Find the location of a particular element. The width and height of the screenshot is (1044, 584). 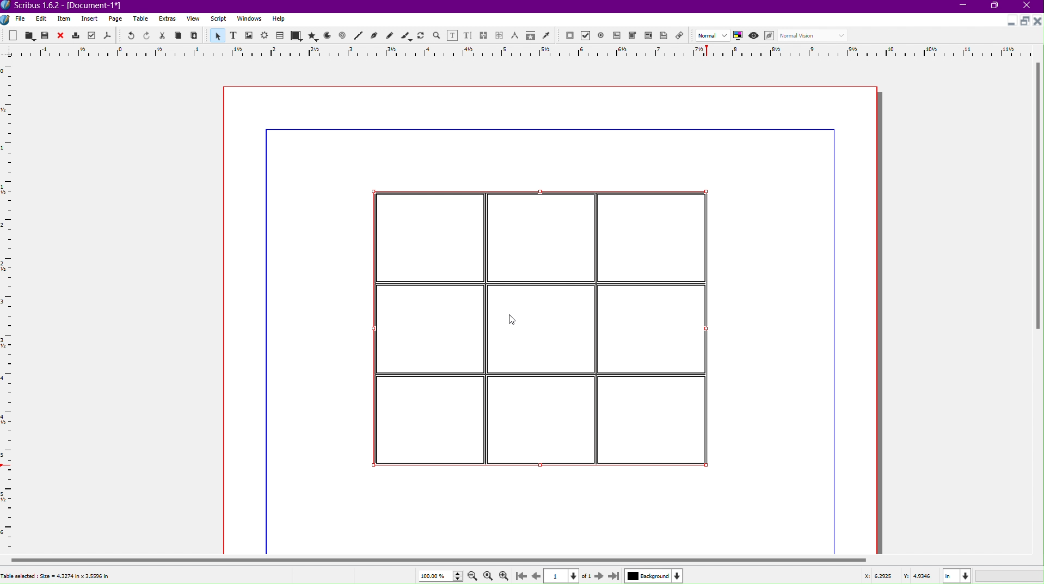

Open is located at coordinates (29, 35).